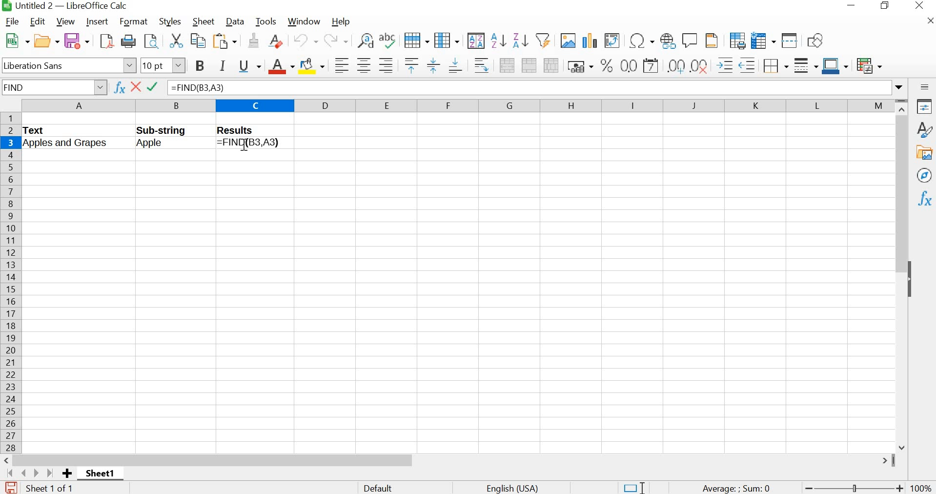 The image size is (936, 494). What do you see at coordinates (902, 275) in the screenshot?
I see `scrollbar` at bounding box center [902, 275].